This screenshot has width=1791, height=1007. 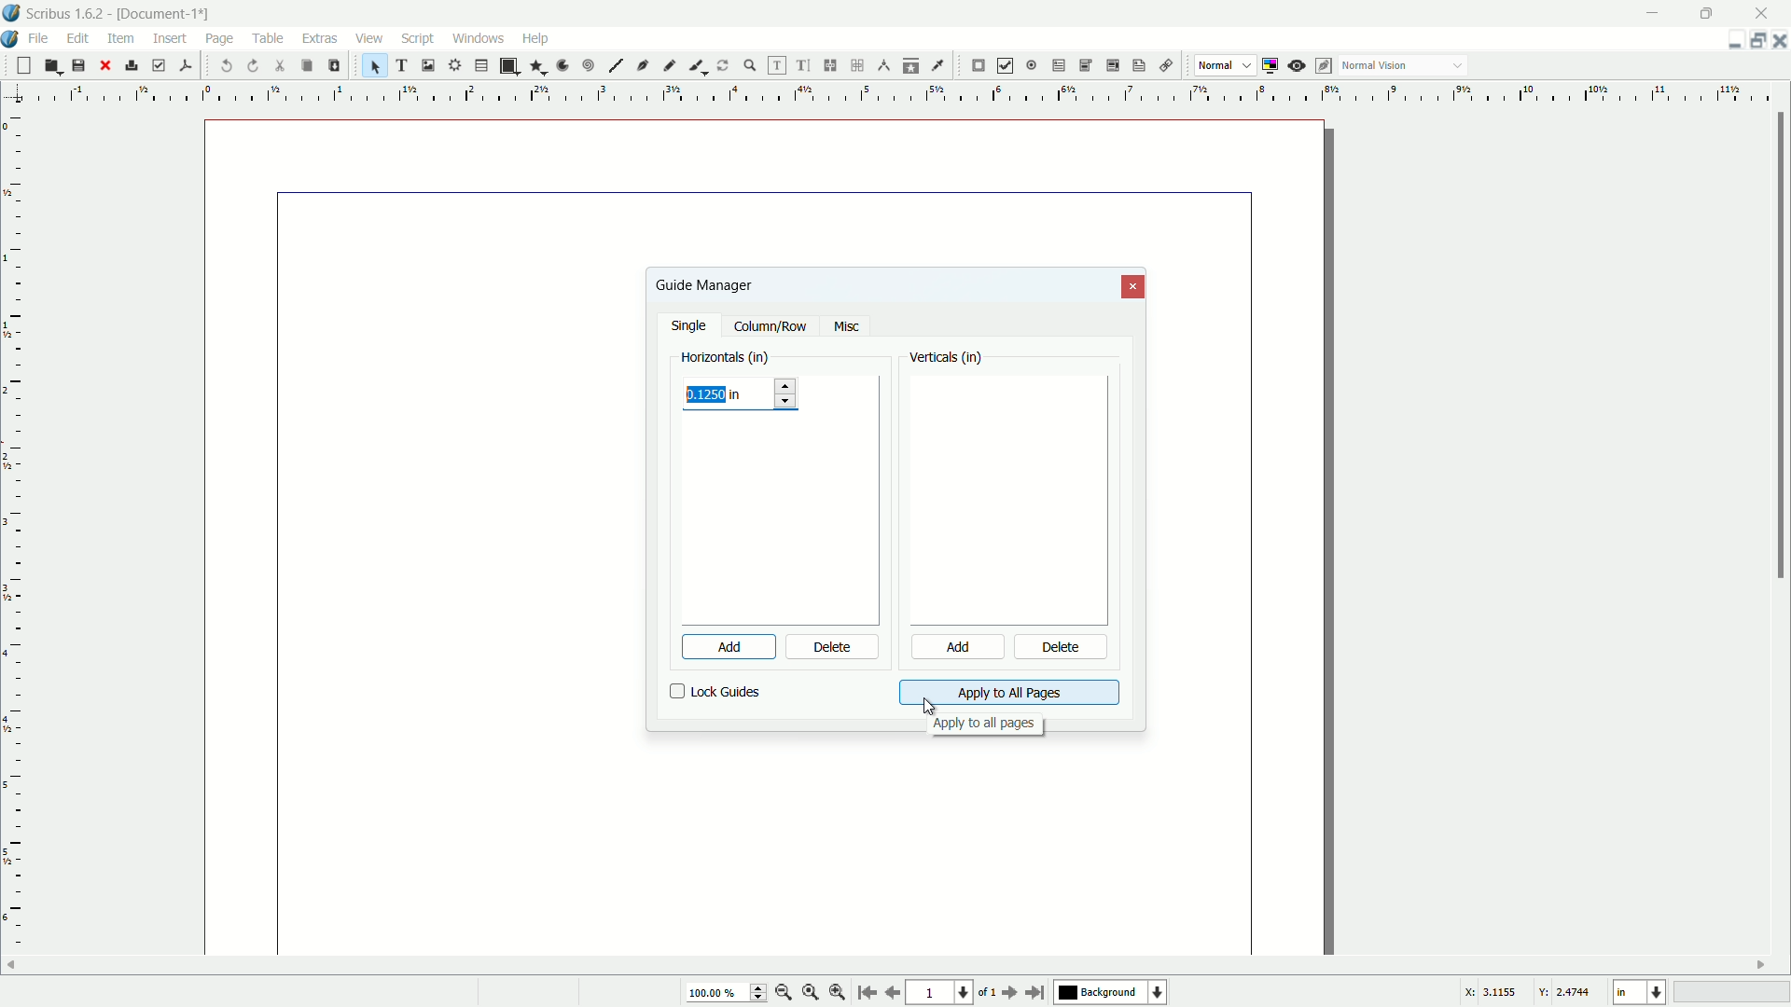 I want to click on maximize, so click(x=1710, y=12).